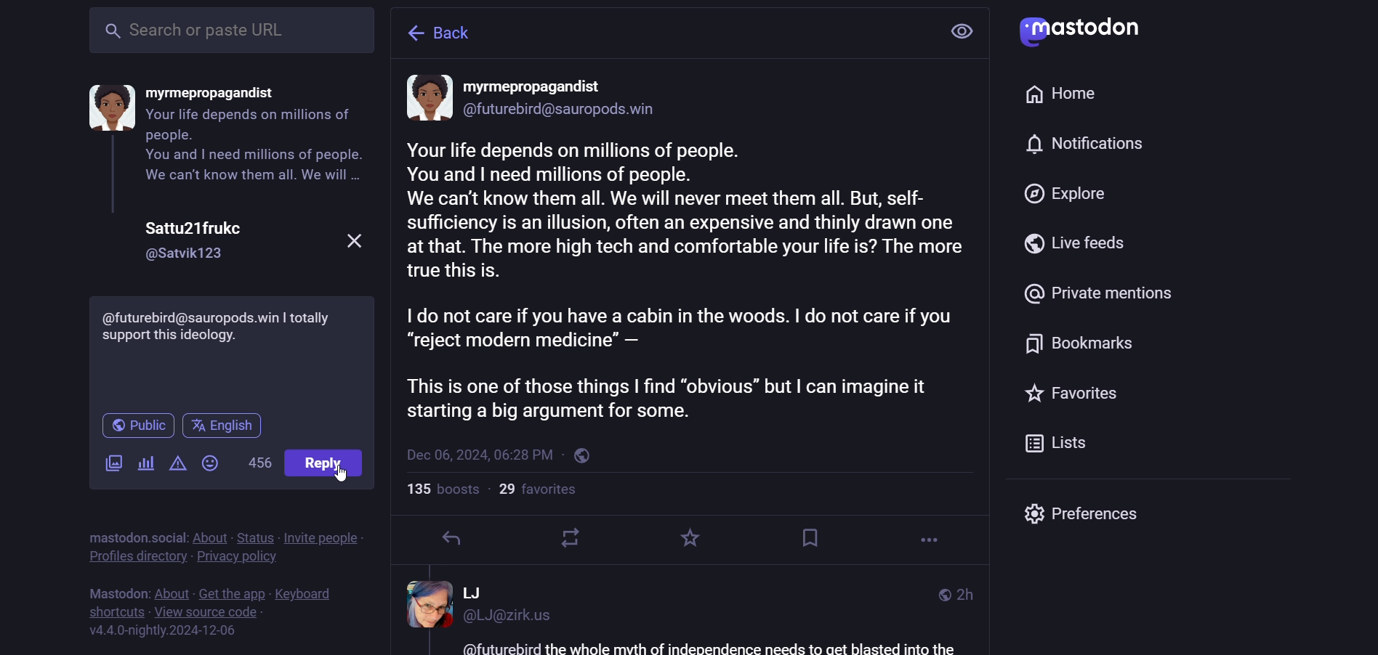  What do you see at coordinates (211, 537) in the screenshot?
I see `about` at bounding box center [211, 537].